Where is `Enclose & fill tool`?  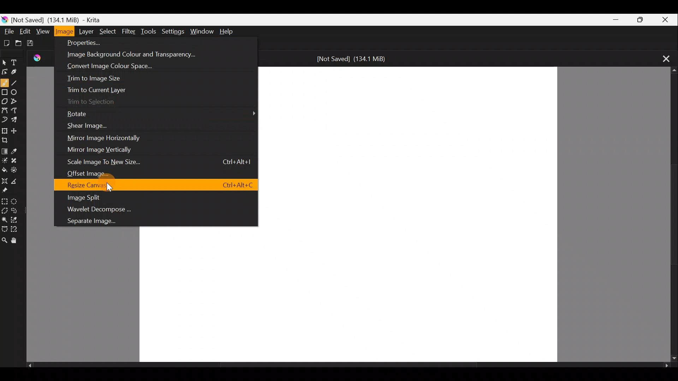 Enclose & fill tool is located at coordinates (17, 170).